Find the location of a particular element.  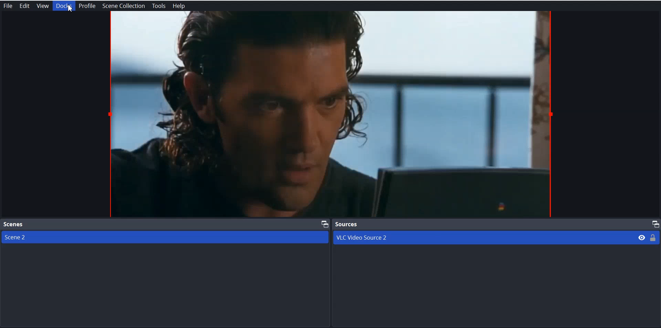

Lock/ Unlock is located at coordinates (653, 237).